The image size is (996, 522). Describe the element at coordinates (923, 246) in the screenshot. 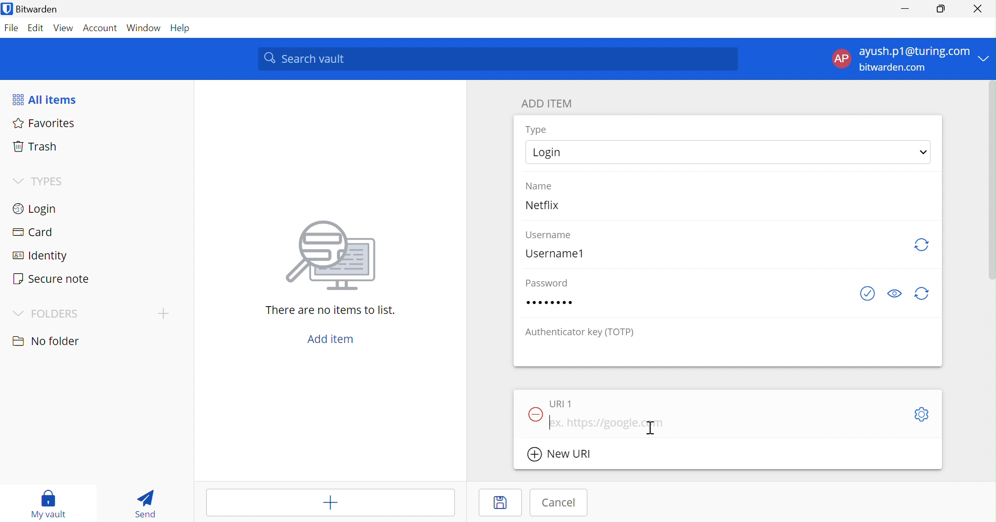

I see `Refresh` at that location.